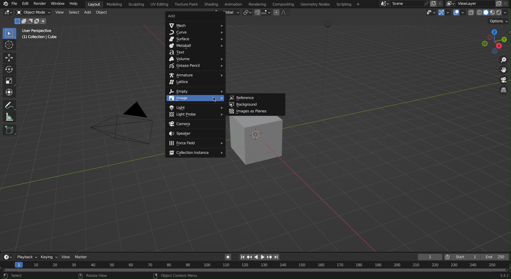 The height and width of the screenshot is (279, 511). Describe the element at coordinates (503, 60) in the screenshot. I see `Zoom` at that location.